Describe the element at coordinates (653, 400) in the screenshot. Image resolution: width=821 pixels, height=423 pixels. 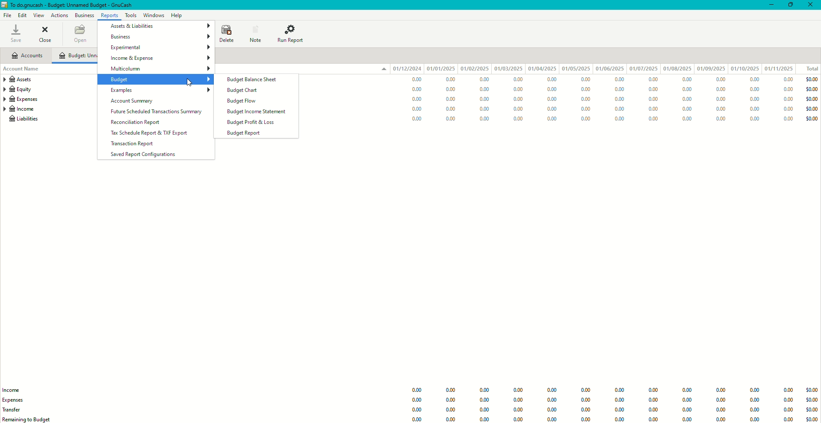
I see `0.00` at that location.